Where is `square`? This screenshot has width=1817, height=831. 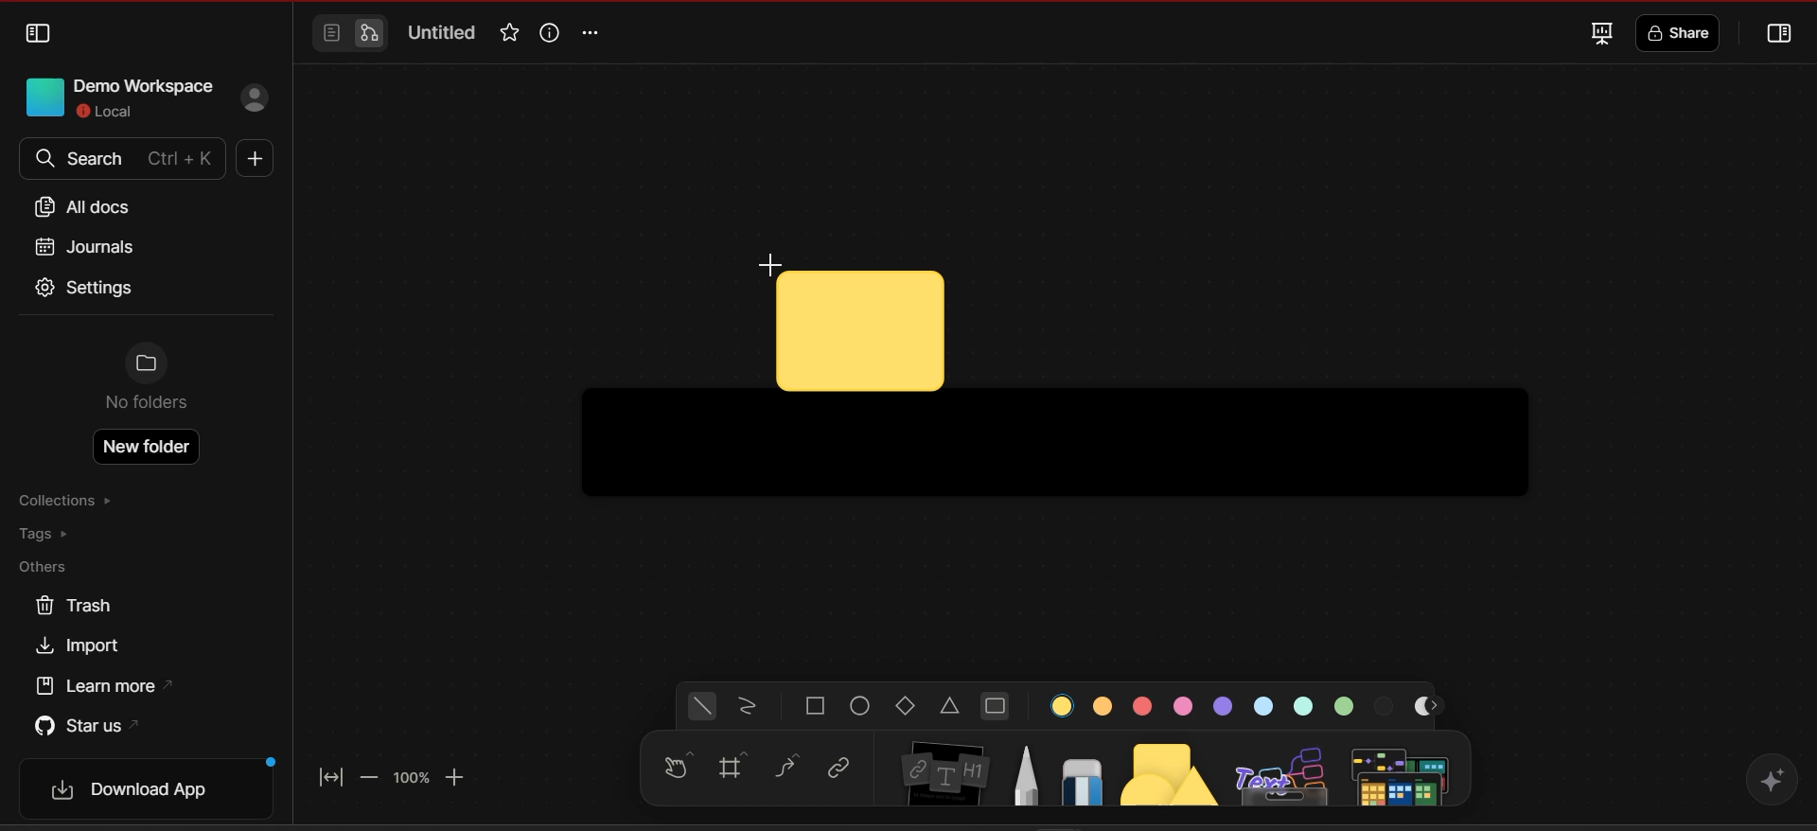 square is located at coordinates (816, 706).